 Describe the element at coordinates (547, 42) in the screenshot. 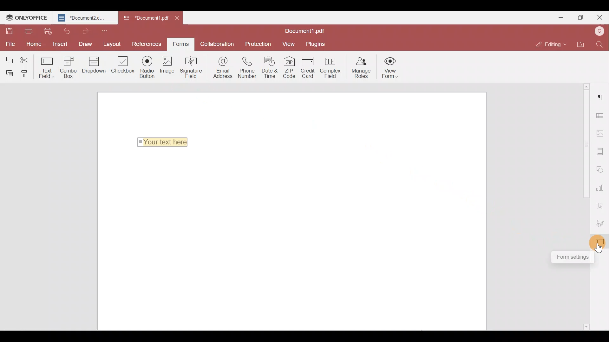

I see `Editing mode` at that location.